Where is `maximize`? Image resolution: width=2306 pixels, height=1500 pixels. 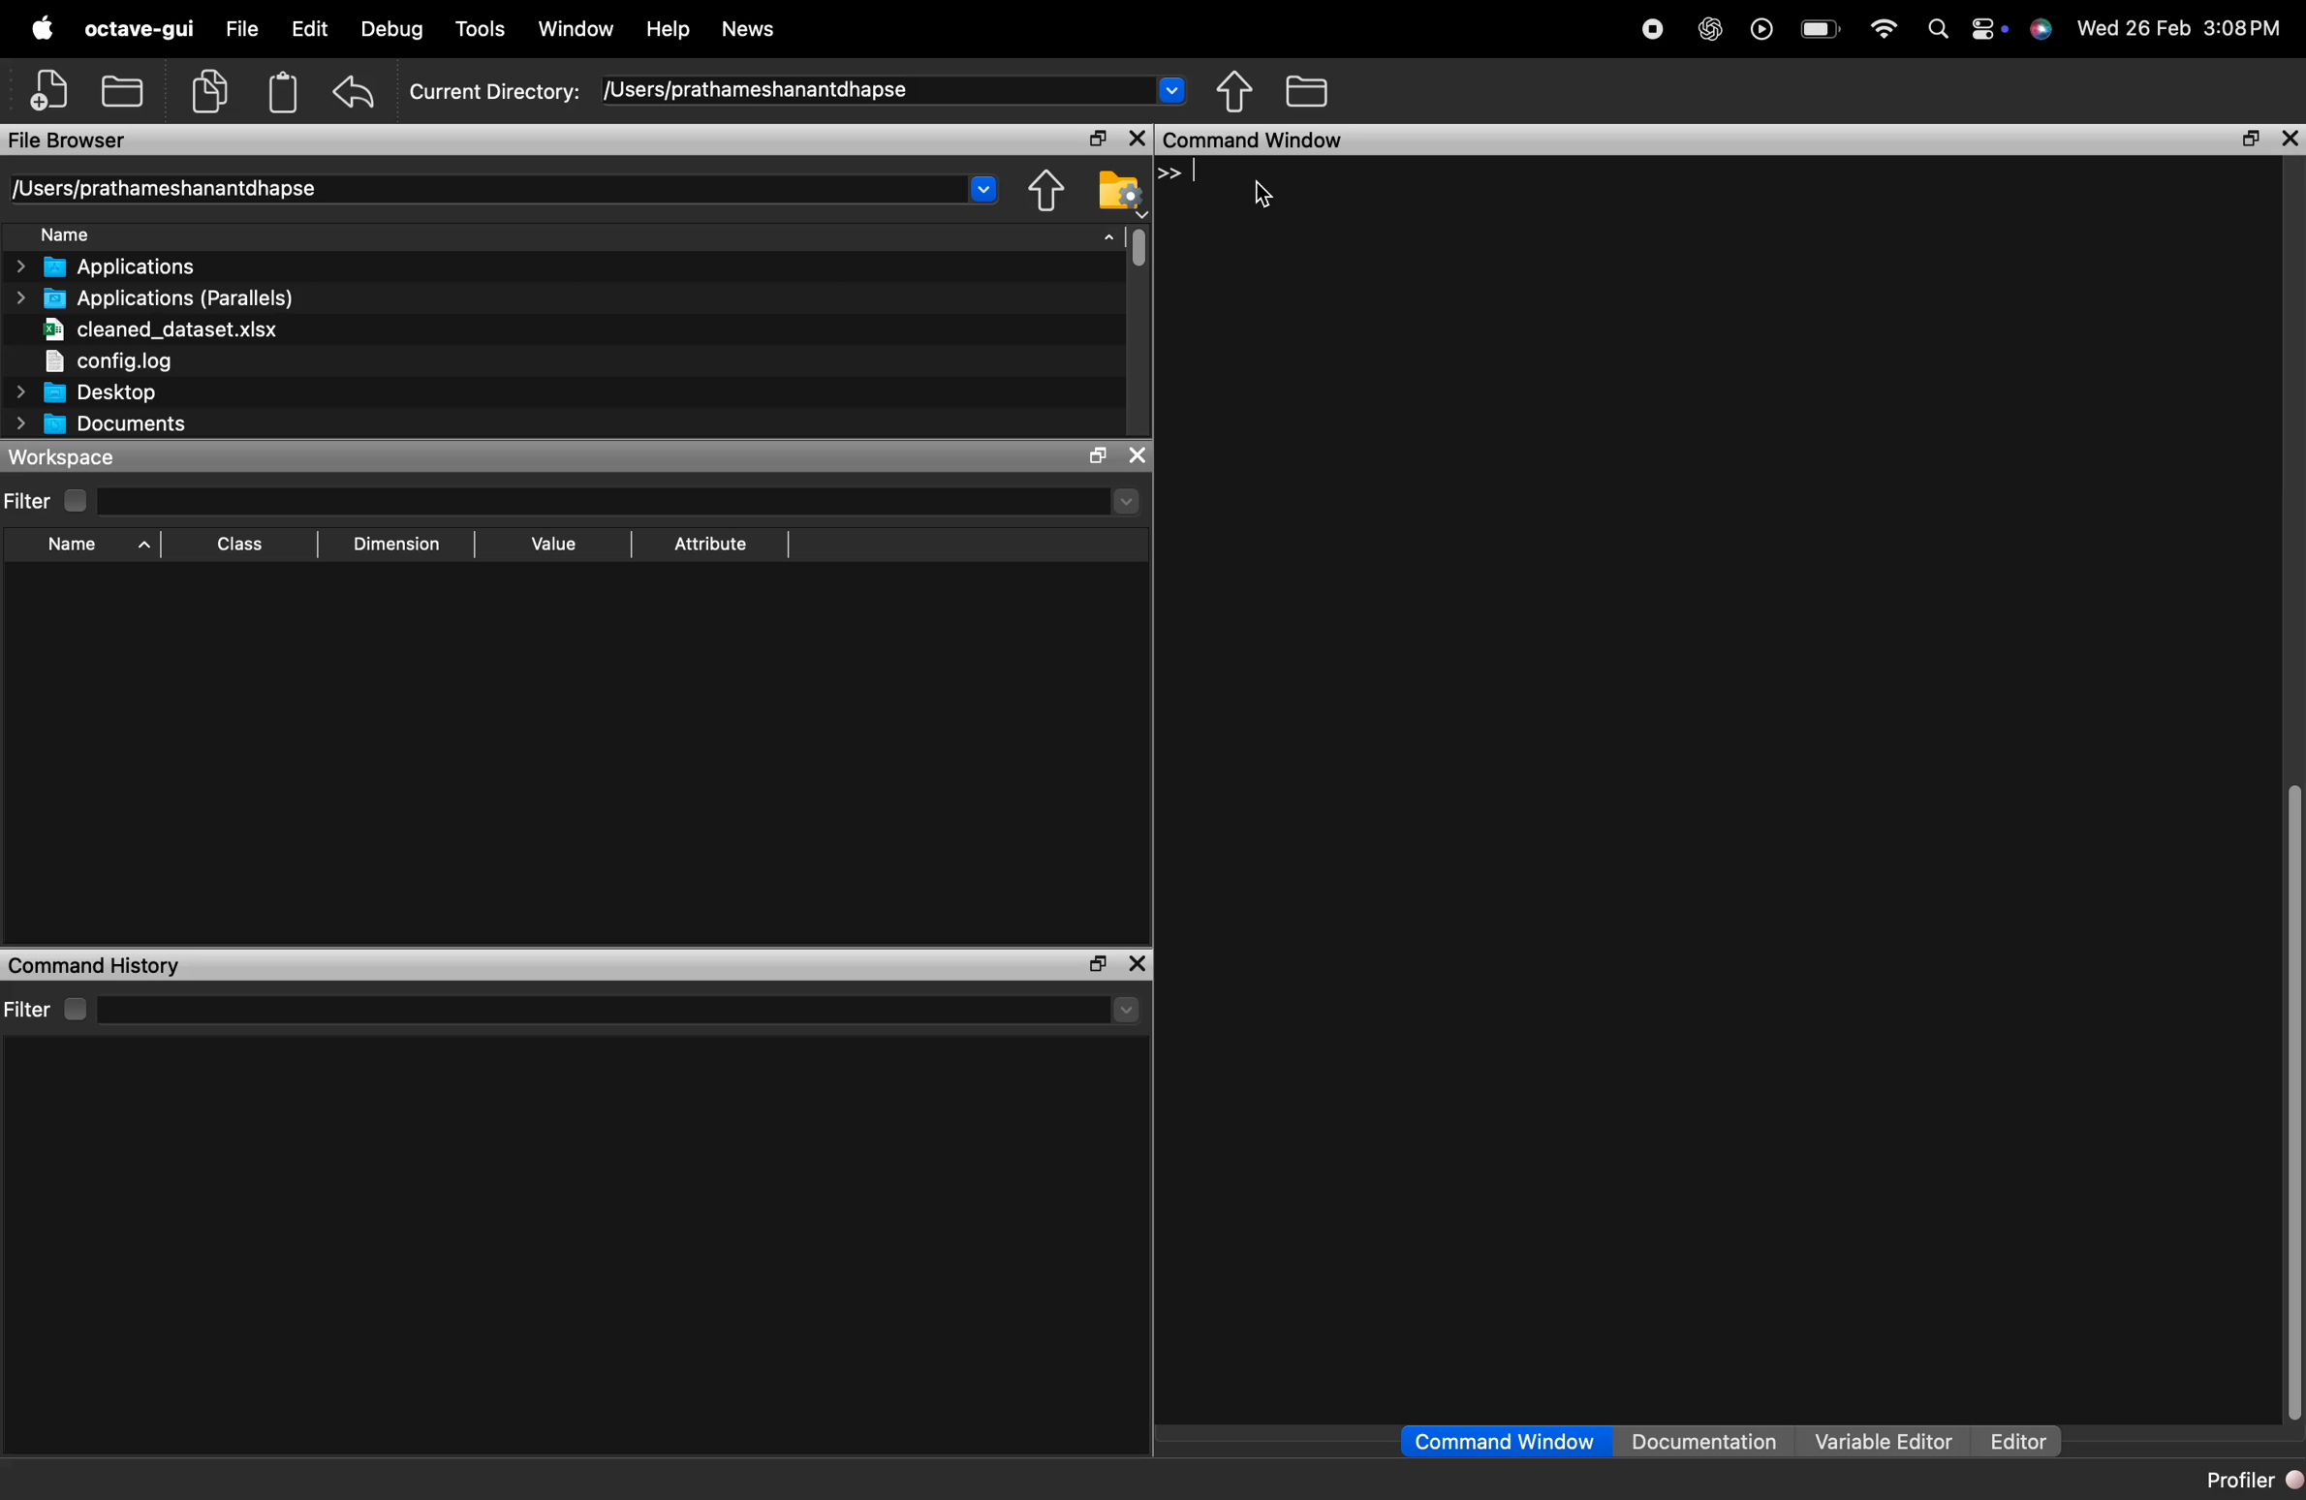 maximize is located at coordinates (1096, 140).